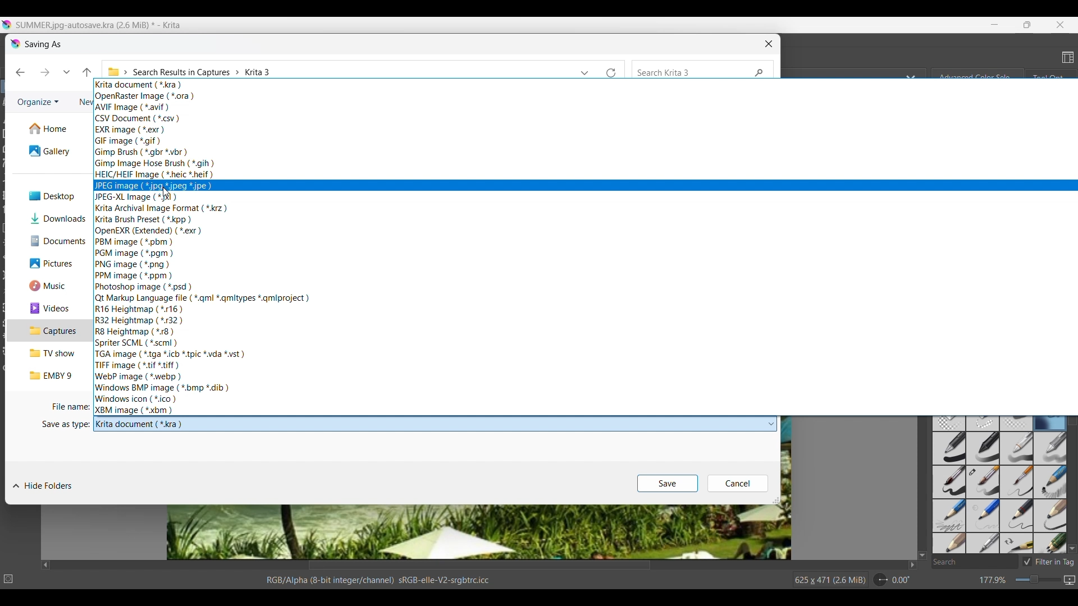 Image resolution: width=1078 pixels, height=606 pixels. What do you see at coordinates (1001, 480) in the screenshot?
I see `Brush presets with current selection highlighted` at bounding box center [1001, 480].